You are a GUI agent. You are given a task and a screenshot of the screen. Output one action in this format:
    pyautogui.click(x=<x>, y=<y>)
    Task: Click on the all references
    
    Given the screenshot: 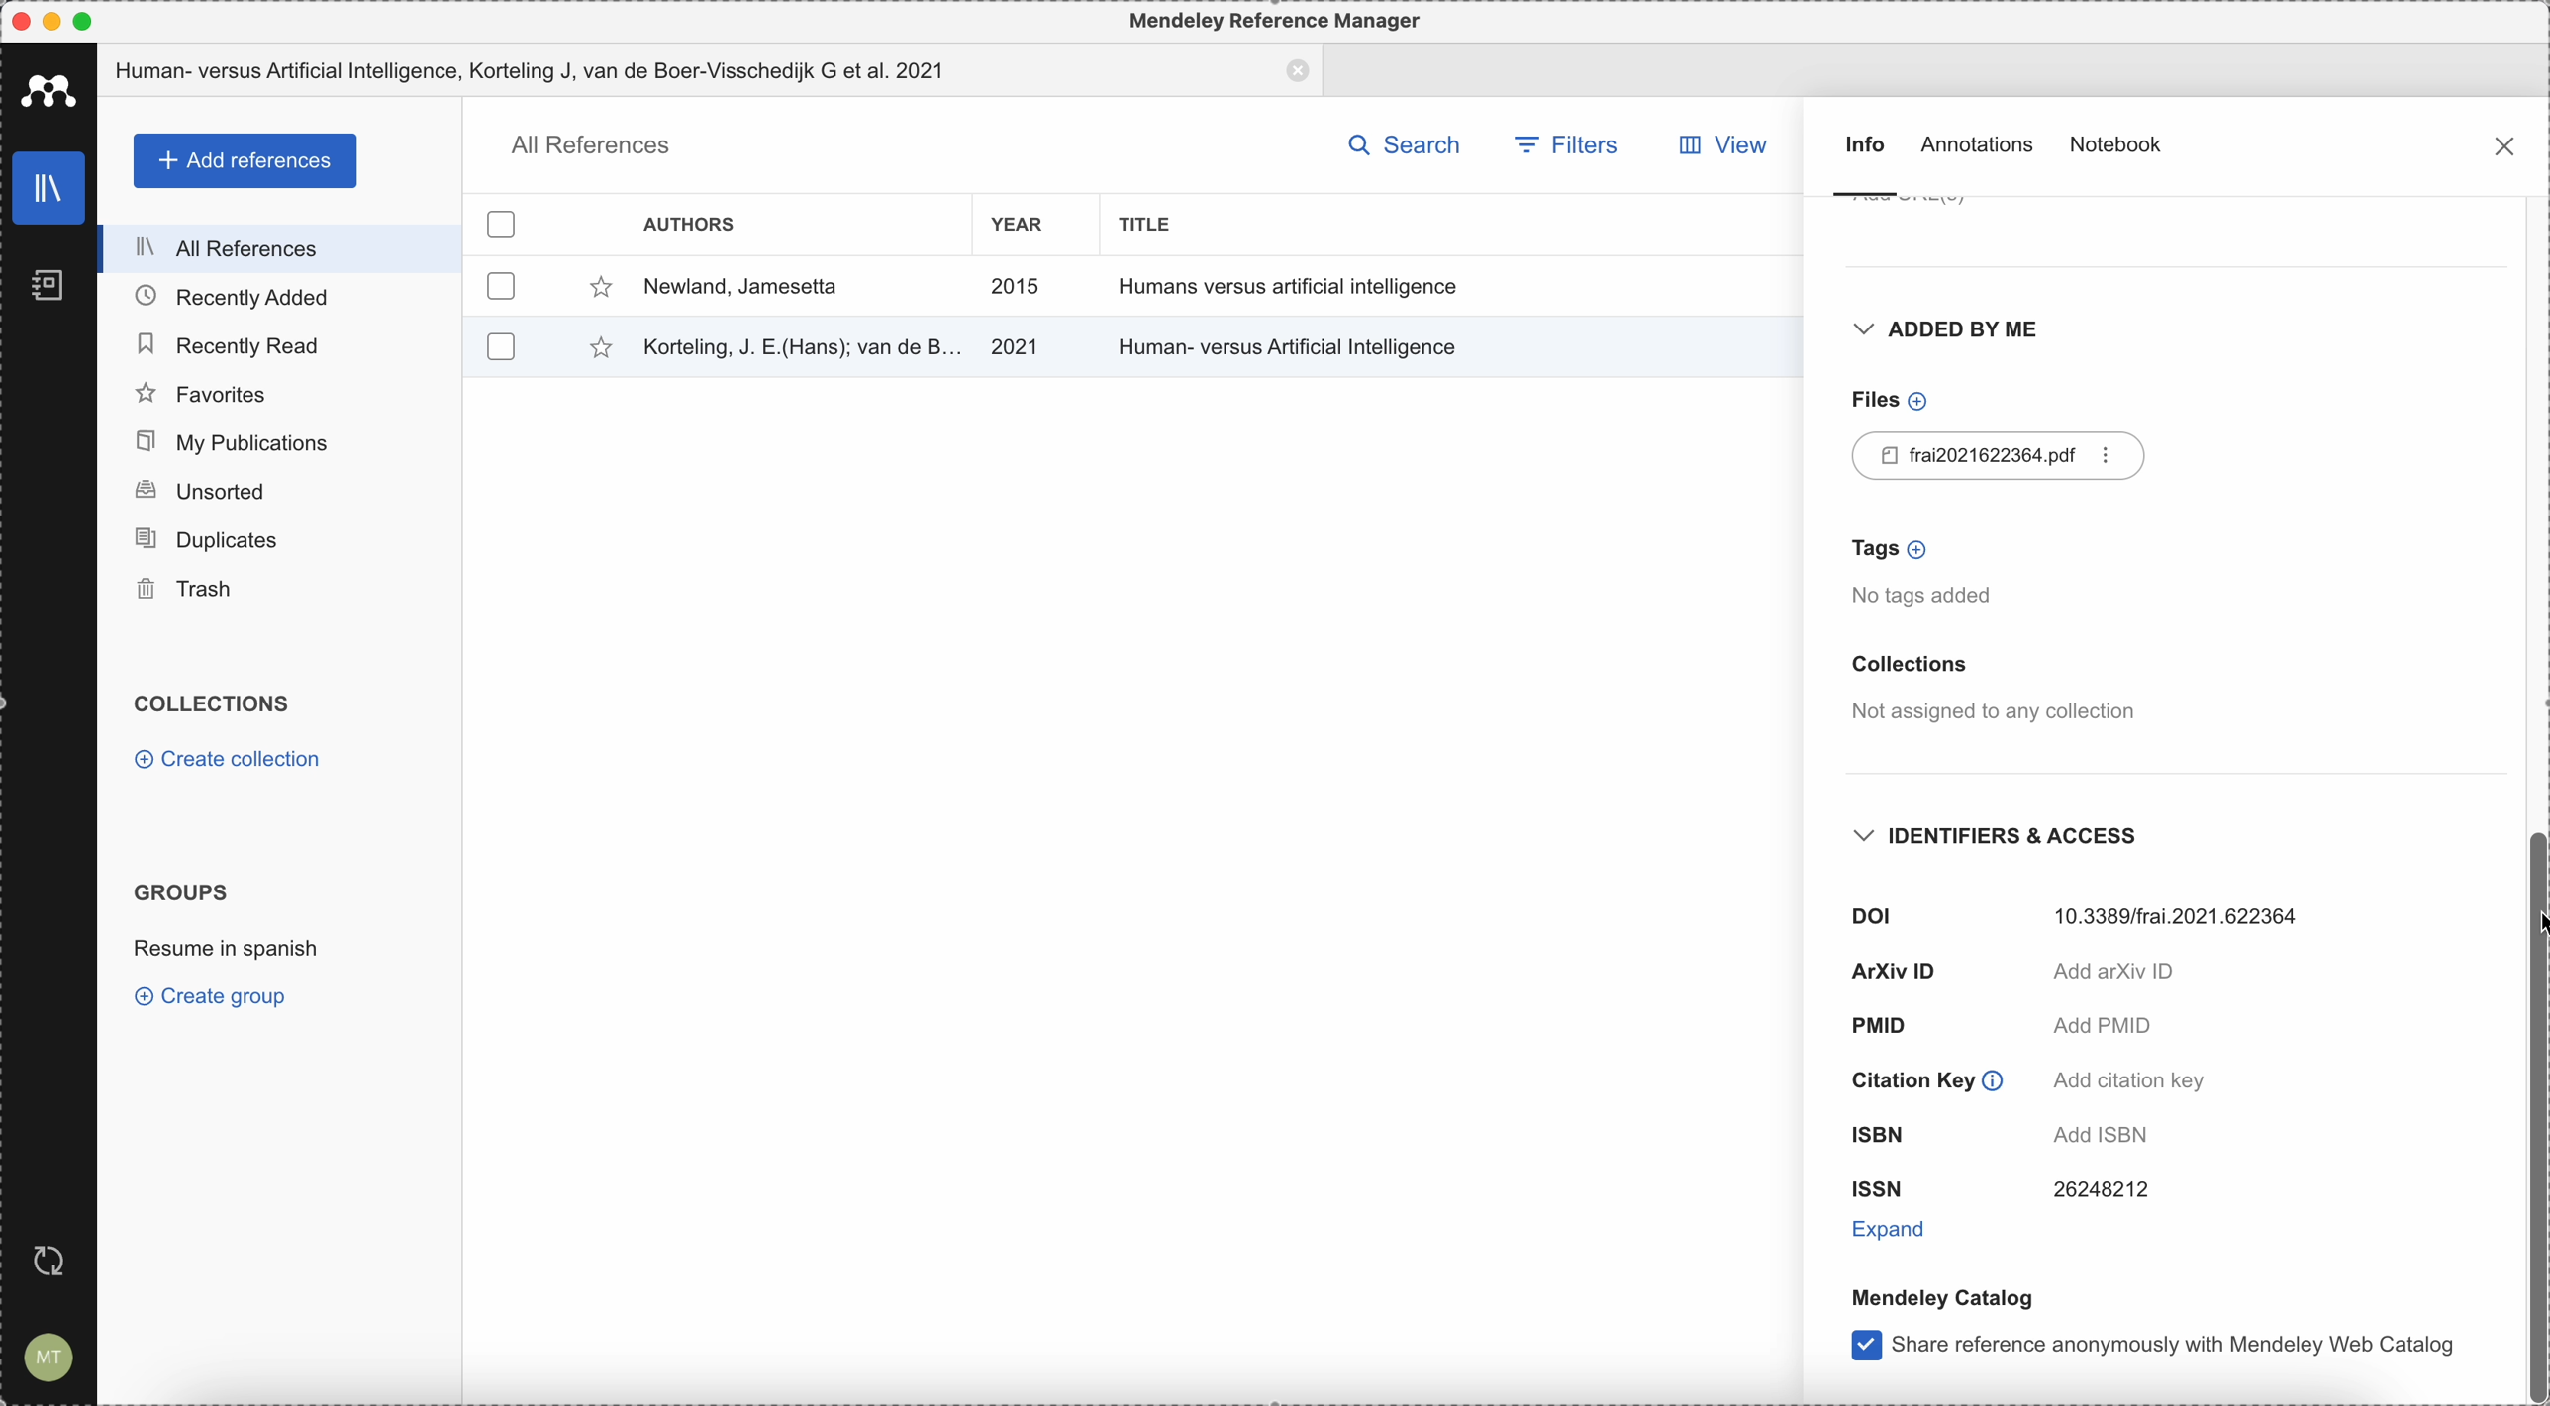 What is the action you would take?
    pyautogui.click(x=587, y=145)
    